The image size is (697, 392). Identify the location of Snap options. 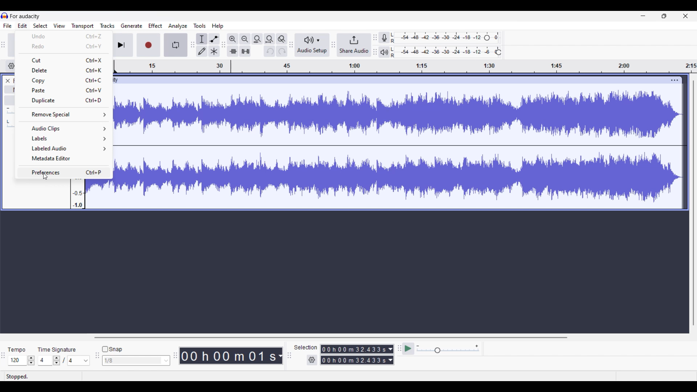
(136, 360).